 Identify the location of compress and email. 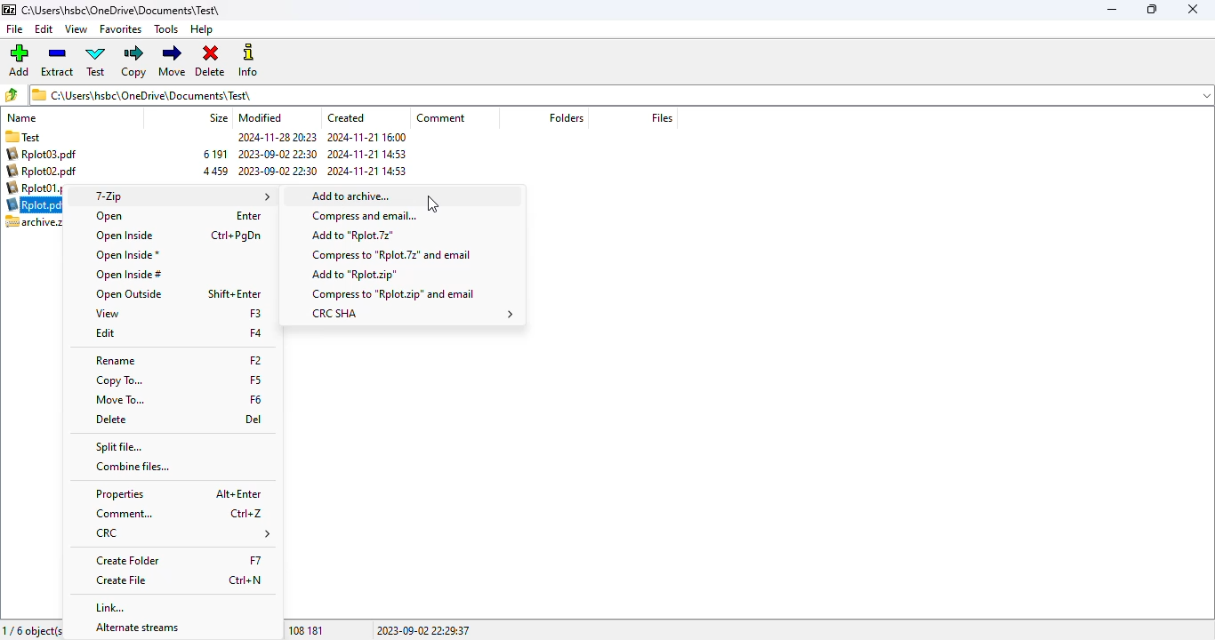
(366, 216).